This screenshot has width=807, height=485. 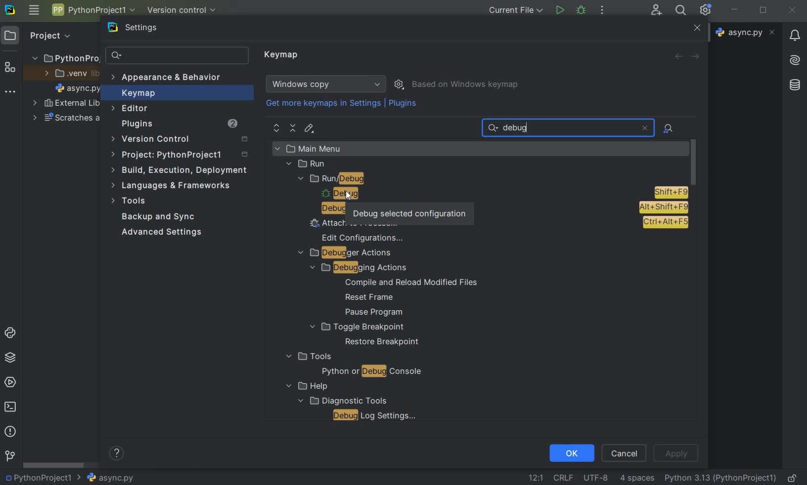 I want to click on plugins, so click(x=404, y=105).